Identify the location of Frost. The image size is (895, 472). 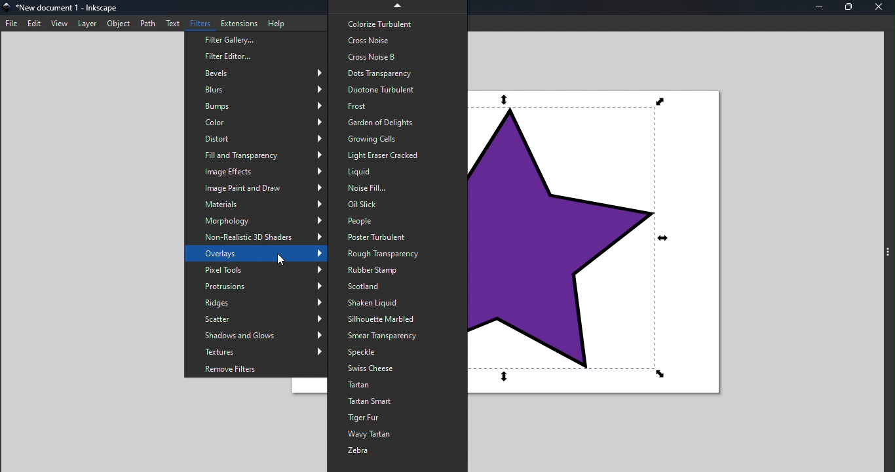
(396, 107).